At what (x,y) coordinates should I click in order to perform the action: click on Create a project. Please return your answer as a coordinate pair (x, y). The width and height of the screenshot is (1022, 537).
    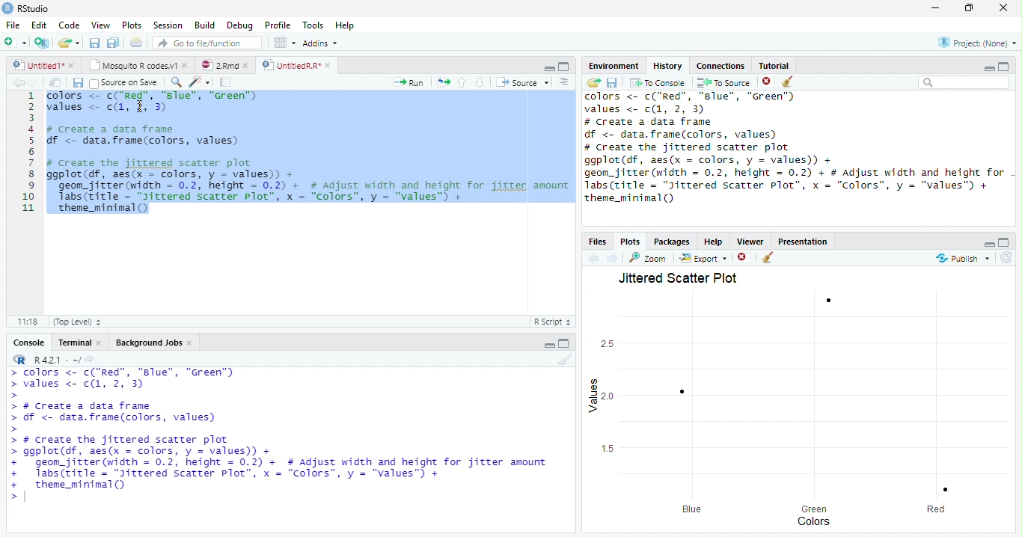
    Looking at the image, I should click on (41, 43).